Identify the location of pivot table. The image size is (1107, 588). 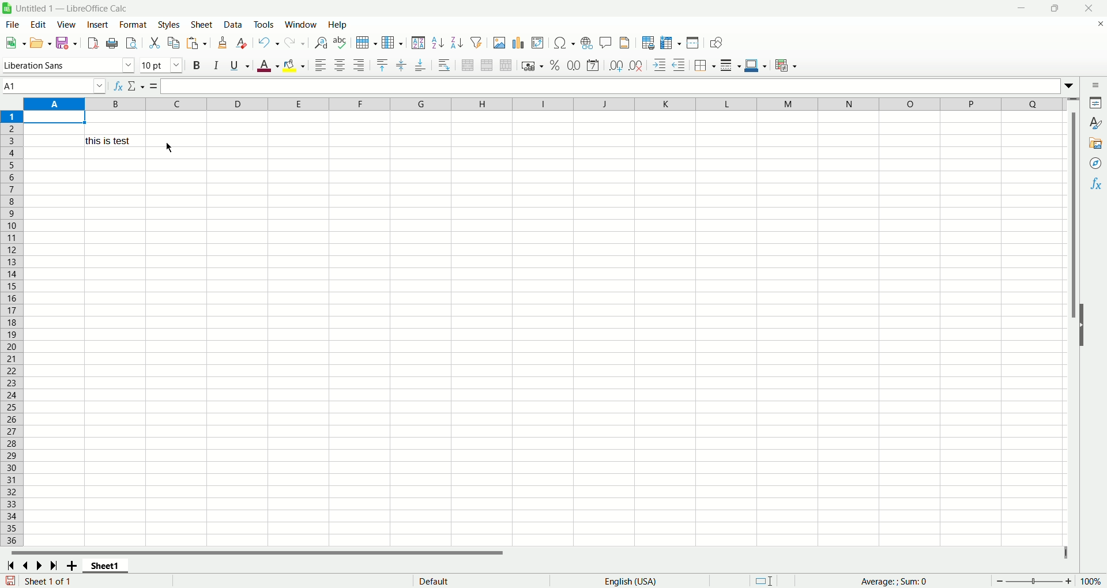
(537, 42).